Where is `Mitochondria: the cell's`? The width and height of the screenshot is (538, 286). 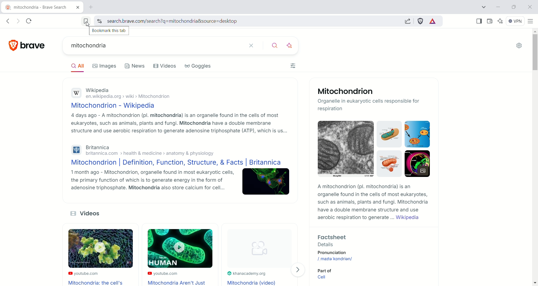 Mitochondria: the cell's is located at coordinates (97, 283).